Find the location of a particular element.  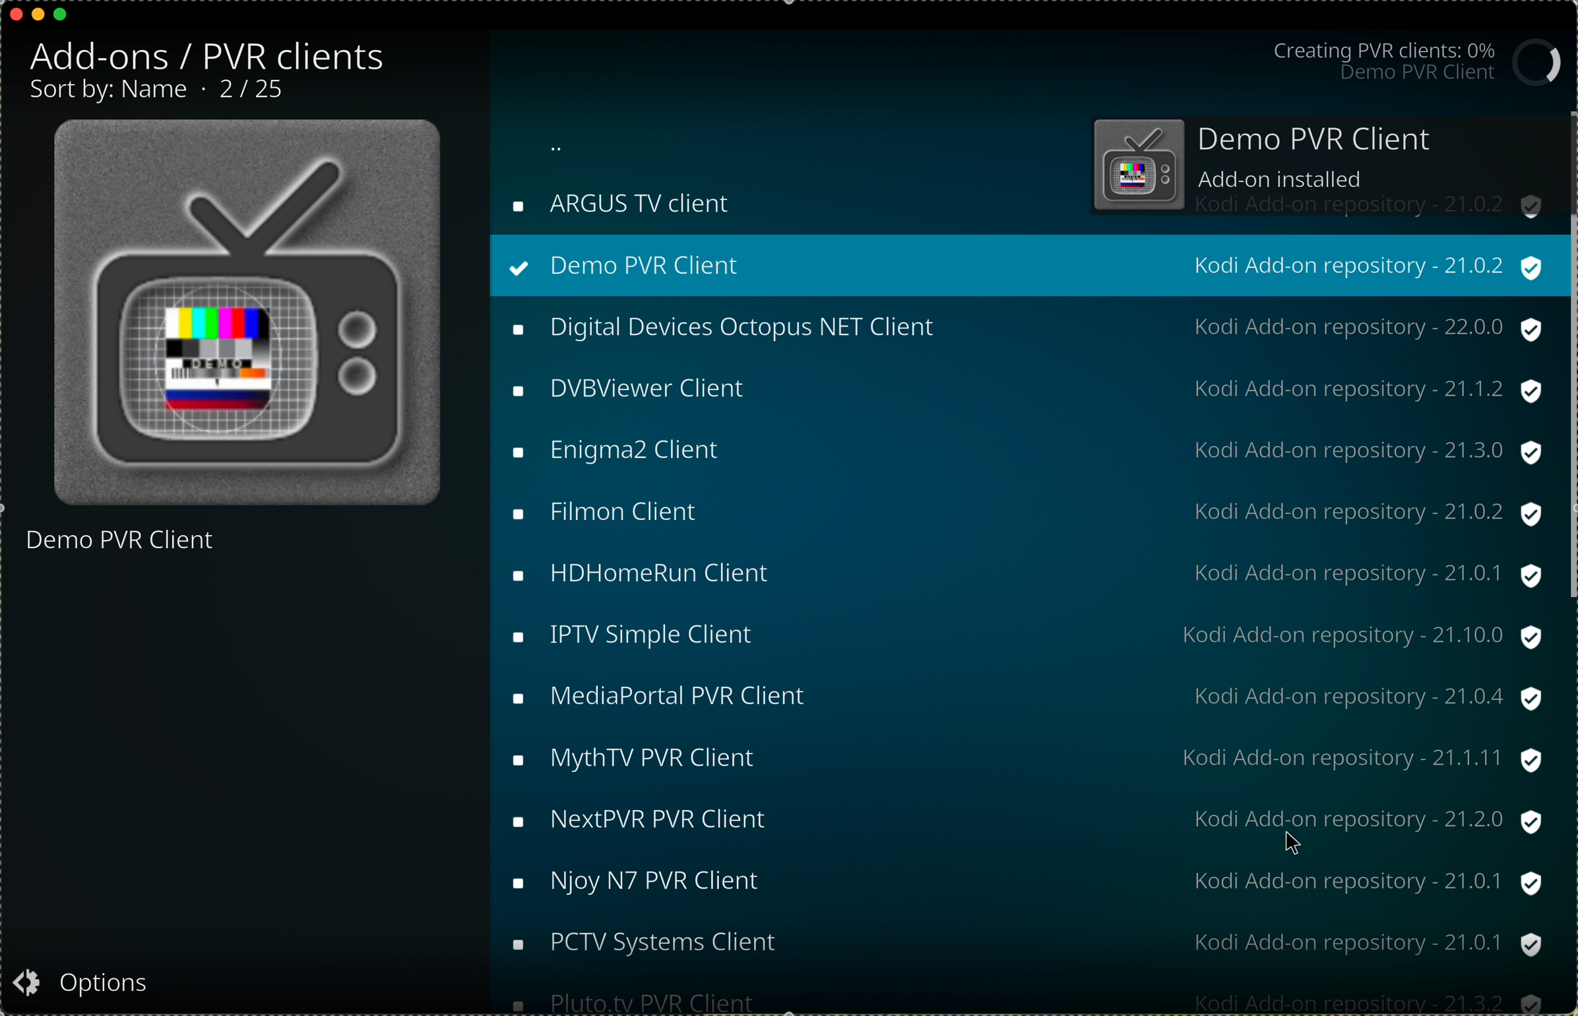

 is located at coordinates (1023, 451).